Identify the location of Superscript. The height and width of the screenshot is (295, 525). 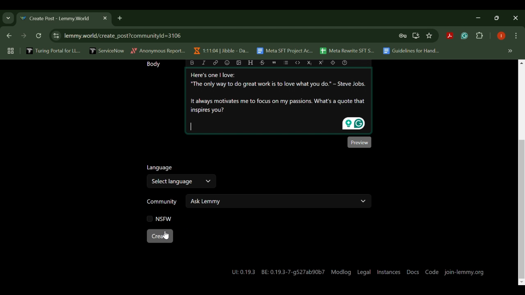
(322, 63).